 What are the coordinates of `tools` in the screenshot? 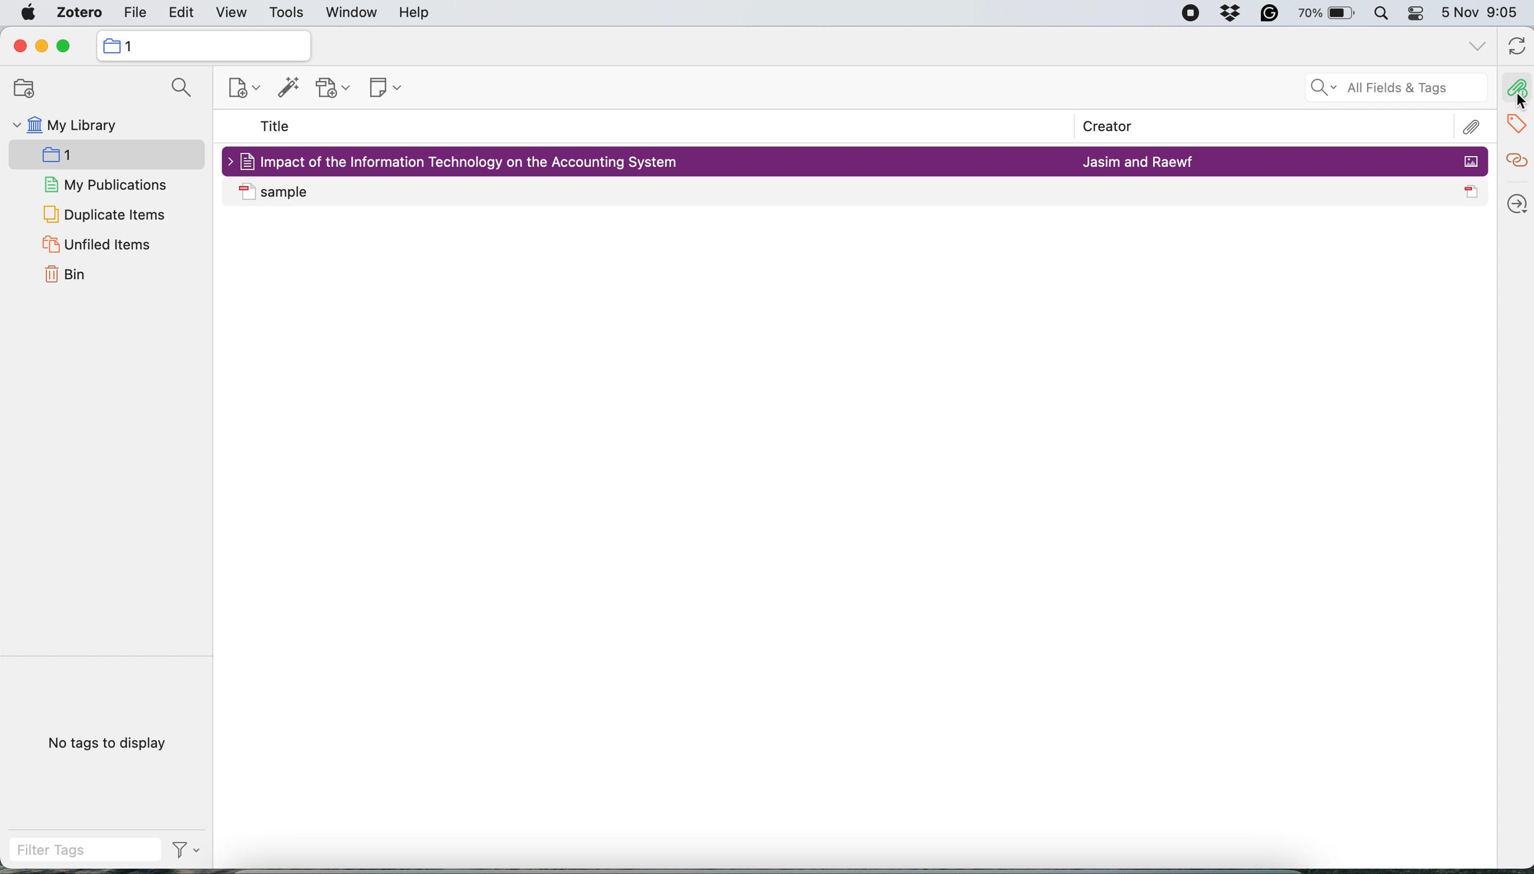 It's located at (286, 14).